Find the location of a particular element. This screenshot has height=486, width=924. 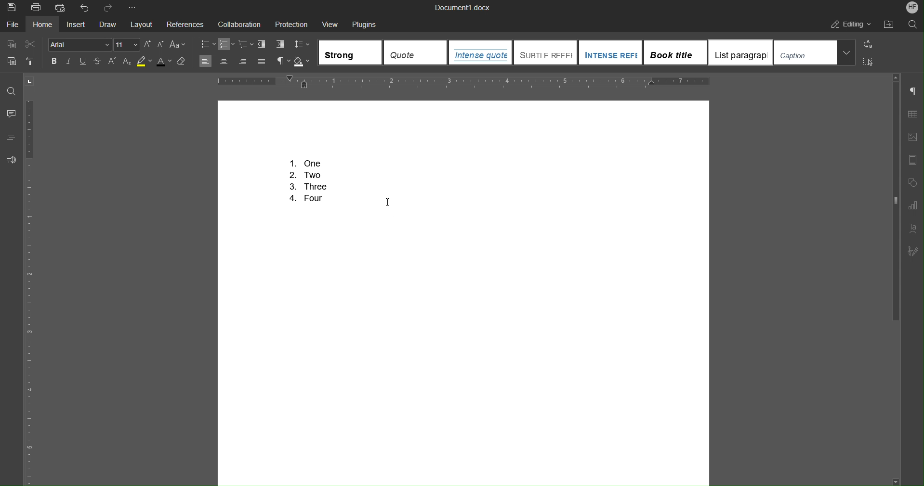

Text Case Options is located at coordinates (177, 45).